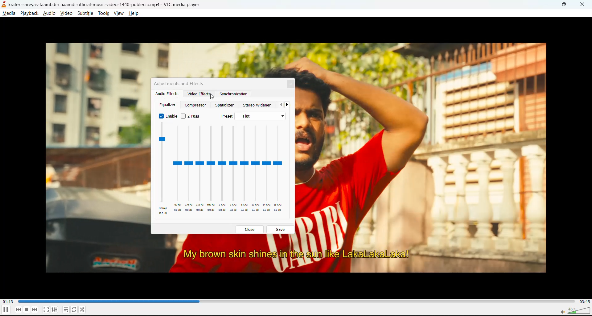 This screenshot has height=316, width=592. I want to click on close tab, so click(290, 84).